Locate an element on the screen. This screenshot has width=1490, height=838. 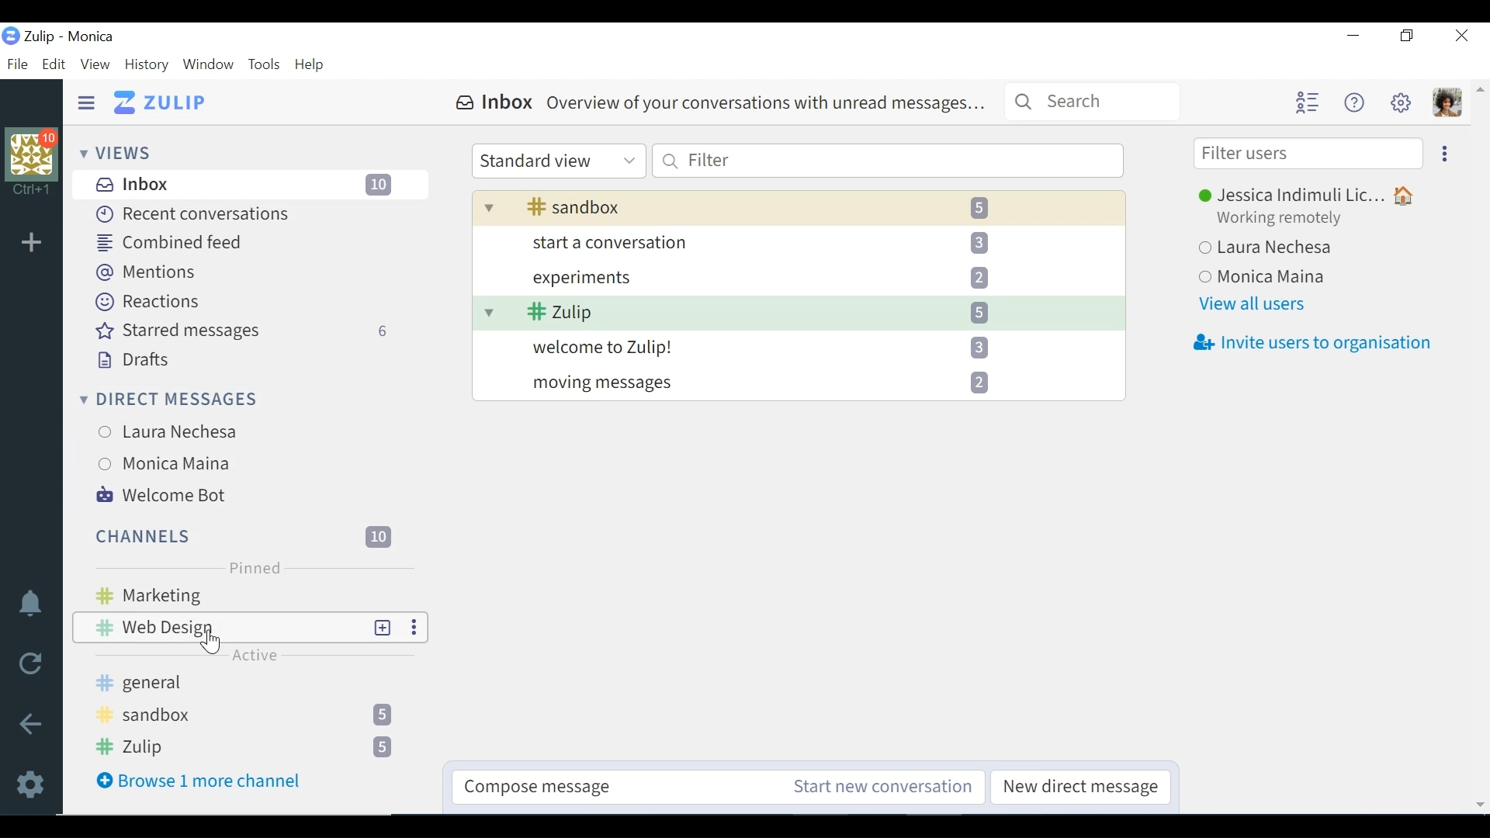
Go back is located at coordinates (32, 723).